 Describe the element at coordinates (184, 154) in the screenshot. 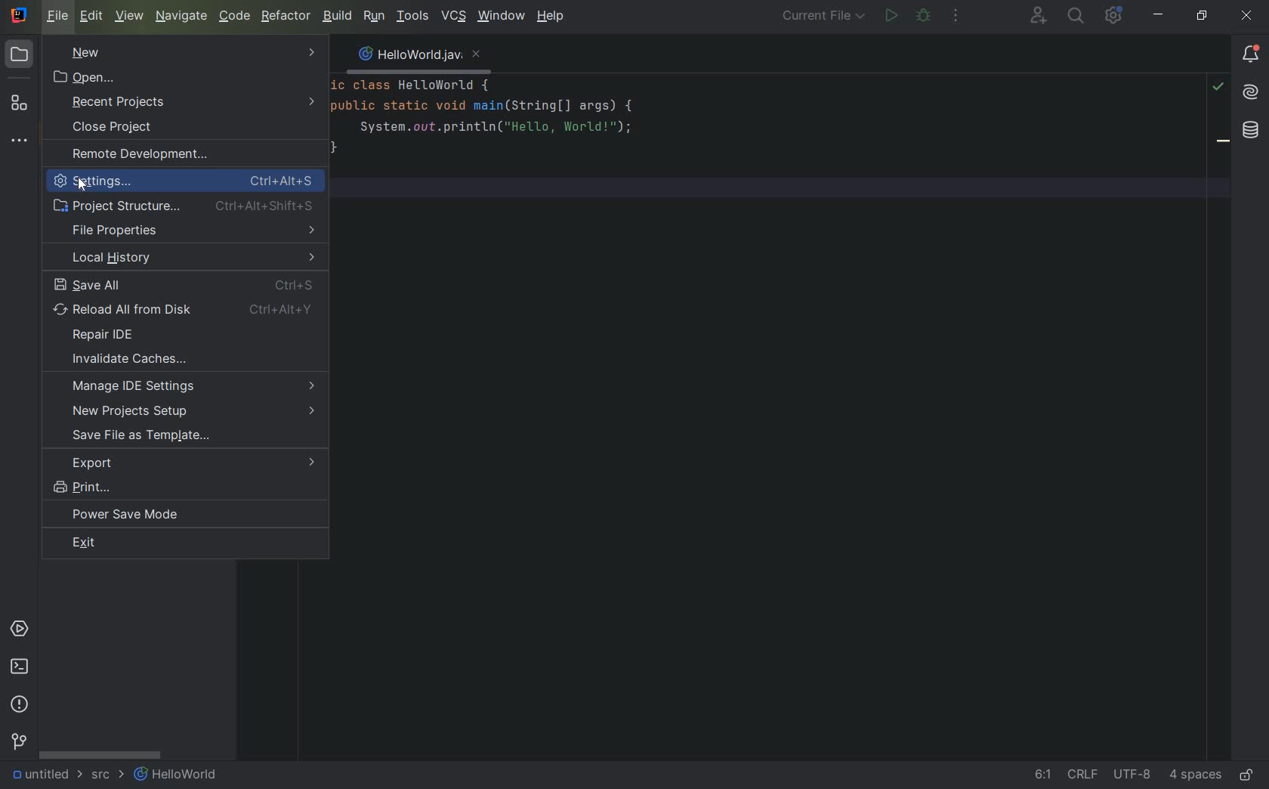

I see `remote development` at that location.